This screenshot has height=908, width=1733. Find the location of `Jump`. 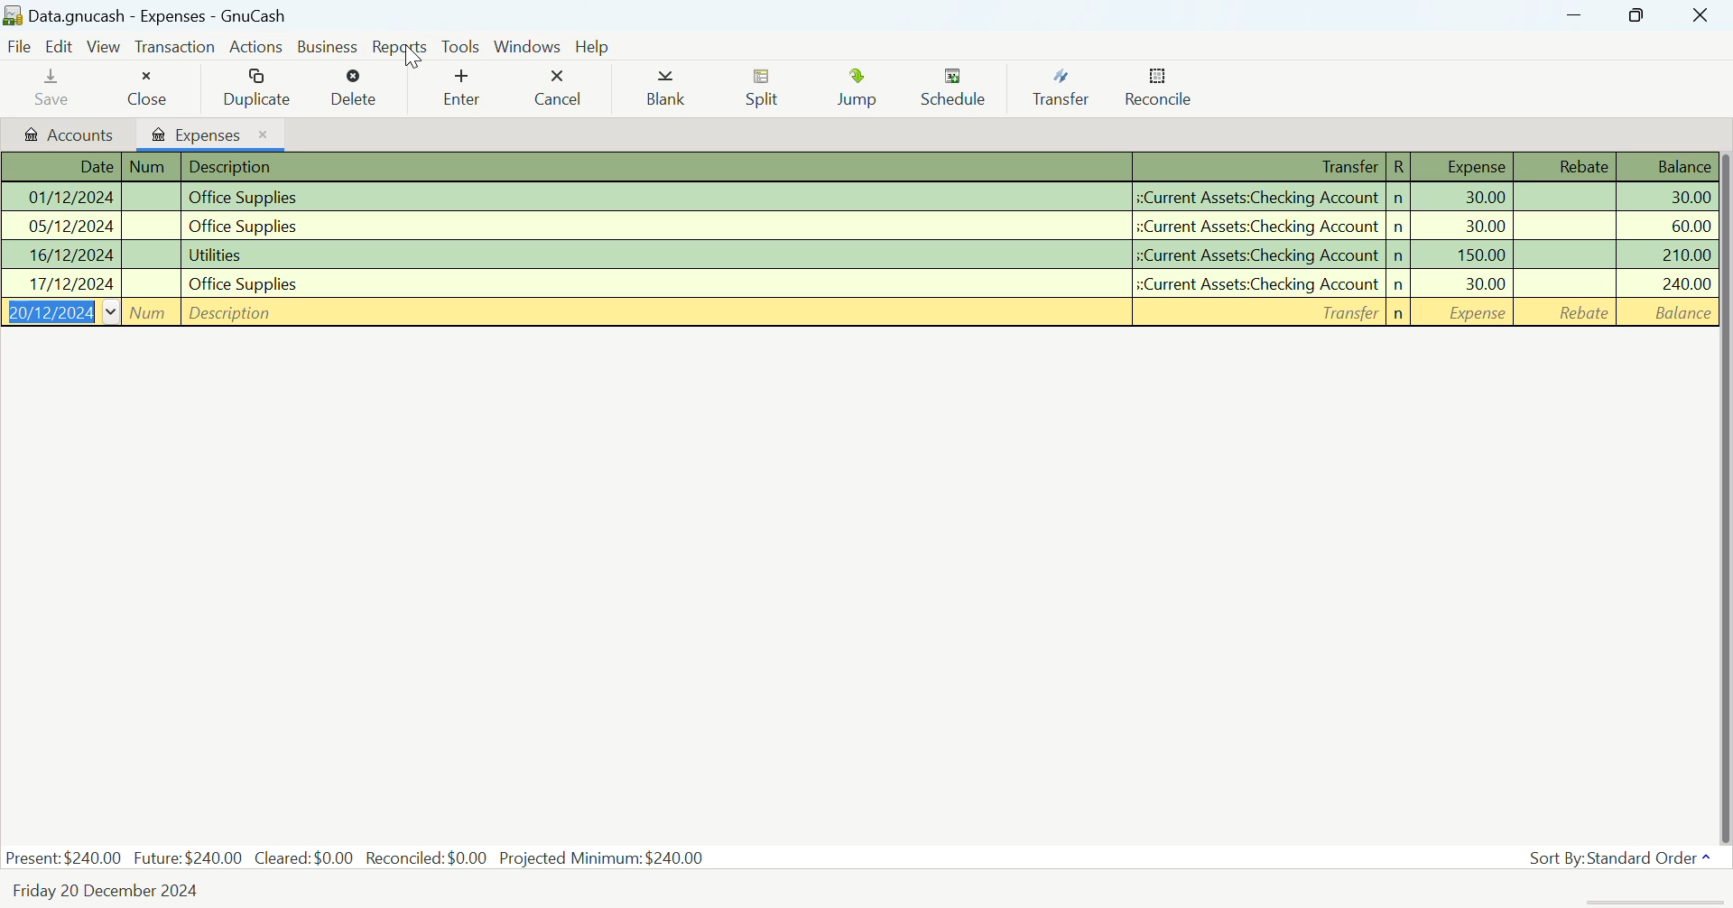

Jump is located at coordinates (857, 89).